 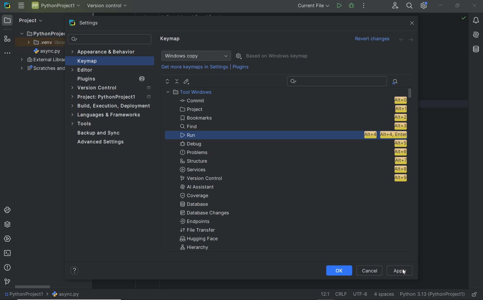 What do you see at coordinates (195, 222) in the screenshot?
I see `Endpoints` at bounding box center [195, 222].